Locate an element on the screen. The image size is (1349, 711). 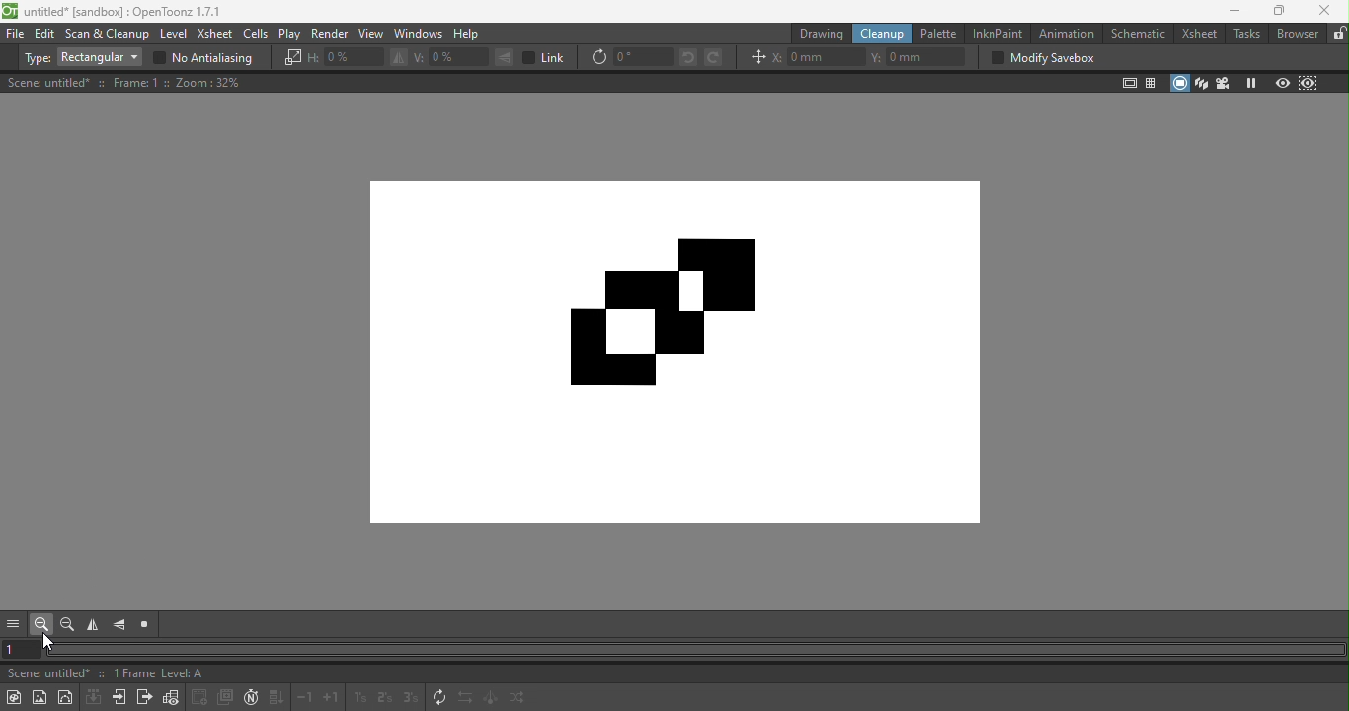
Horizontal scroll bar is located at coordinates (695, 650).